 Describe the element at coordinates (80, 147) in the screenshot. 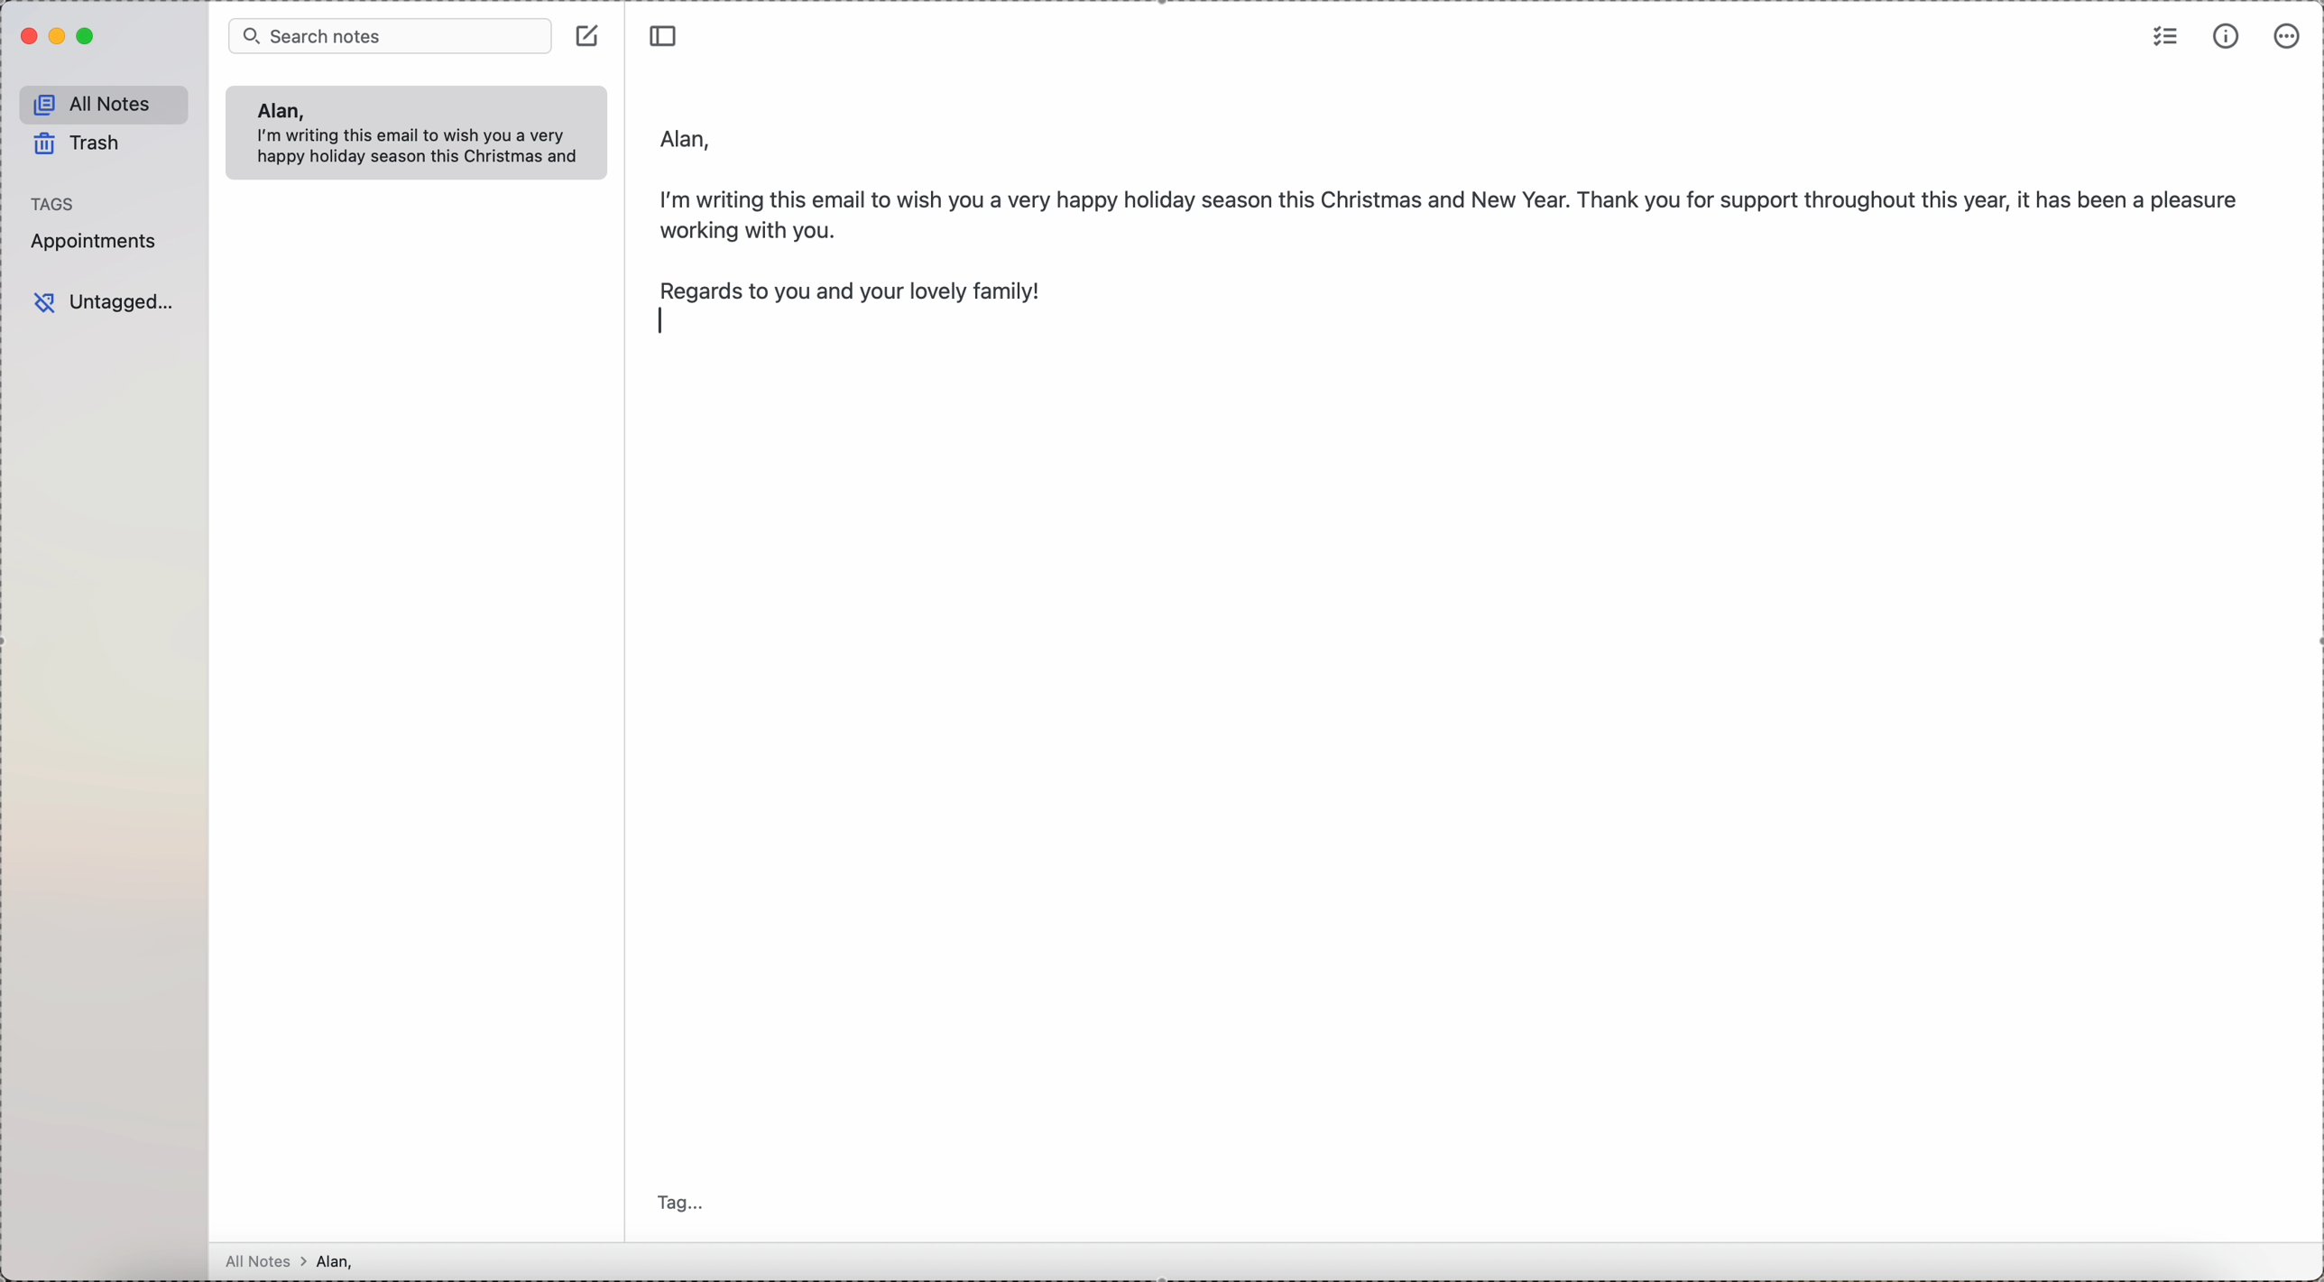

I see `trash` at that location.